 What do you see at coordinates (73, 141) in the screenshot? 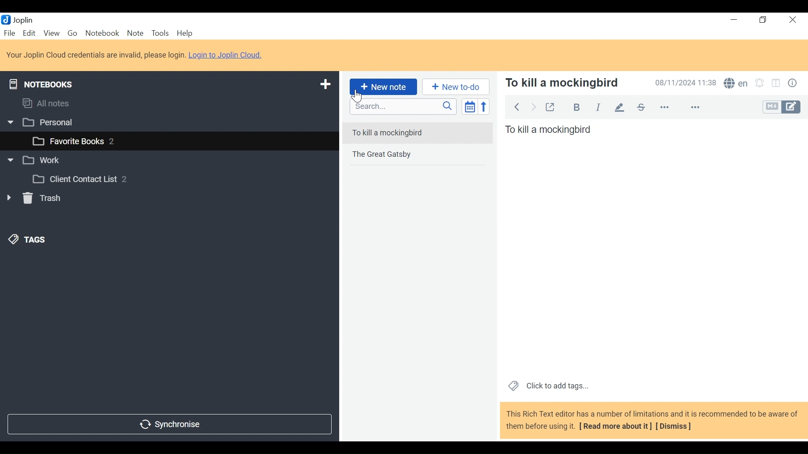
I see `favourite books` at bounding box center [73, 141].